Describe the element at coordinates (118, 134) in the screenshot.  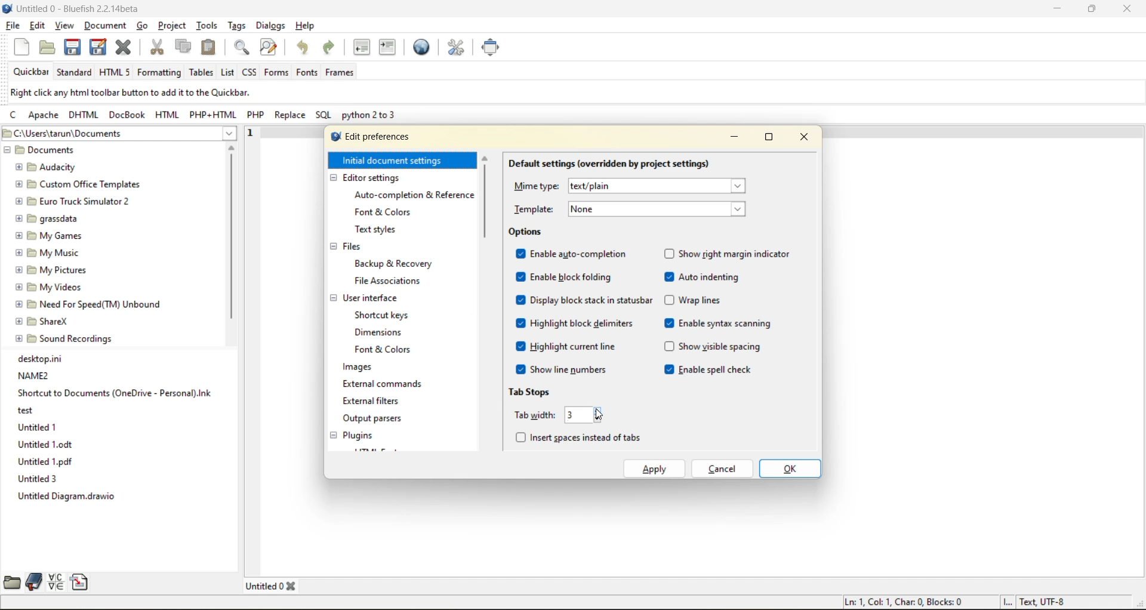
I see `file location` at that location.